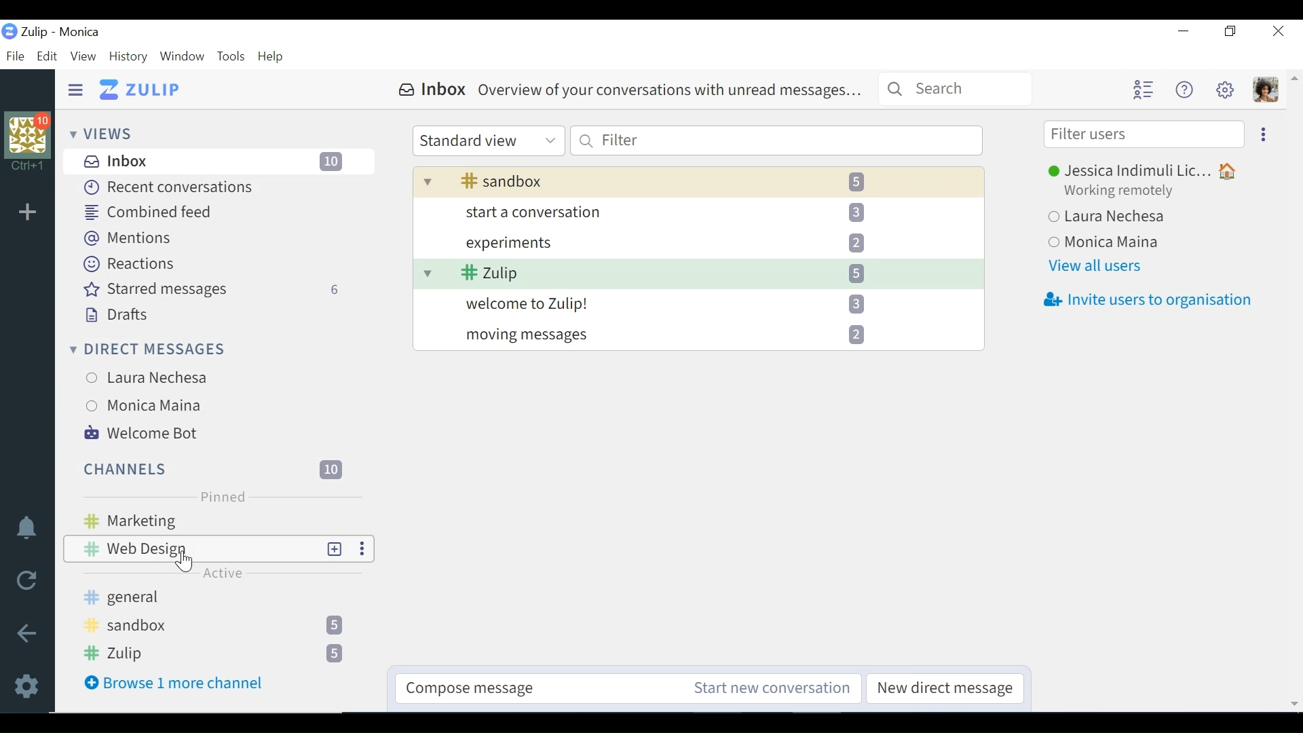 The width and height of the screenshot is (1303, 733). What do you see at coordinates (14, 56) in the screenshot?
I see `File` at bounding box center [14, 56].